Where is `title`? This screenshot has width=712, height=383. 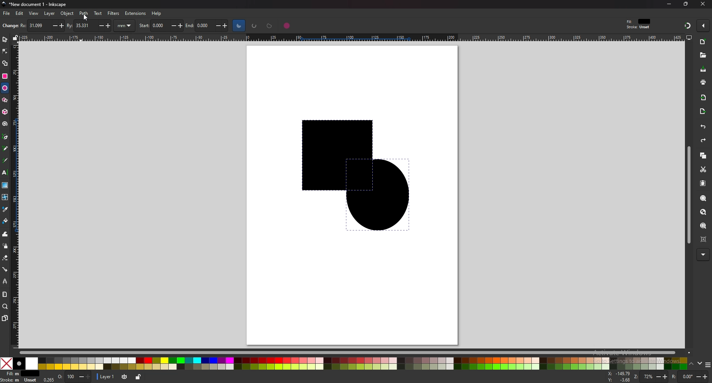 title is located at coordinates (33, 4).